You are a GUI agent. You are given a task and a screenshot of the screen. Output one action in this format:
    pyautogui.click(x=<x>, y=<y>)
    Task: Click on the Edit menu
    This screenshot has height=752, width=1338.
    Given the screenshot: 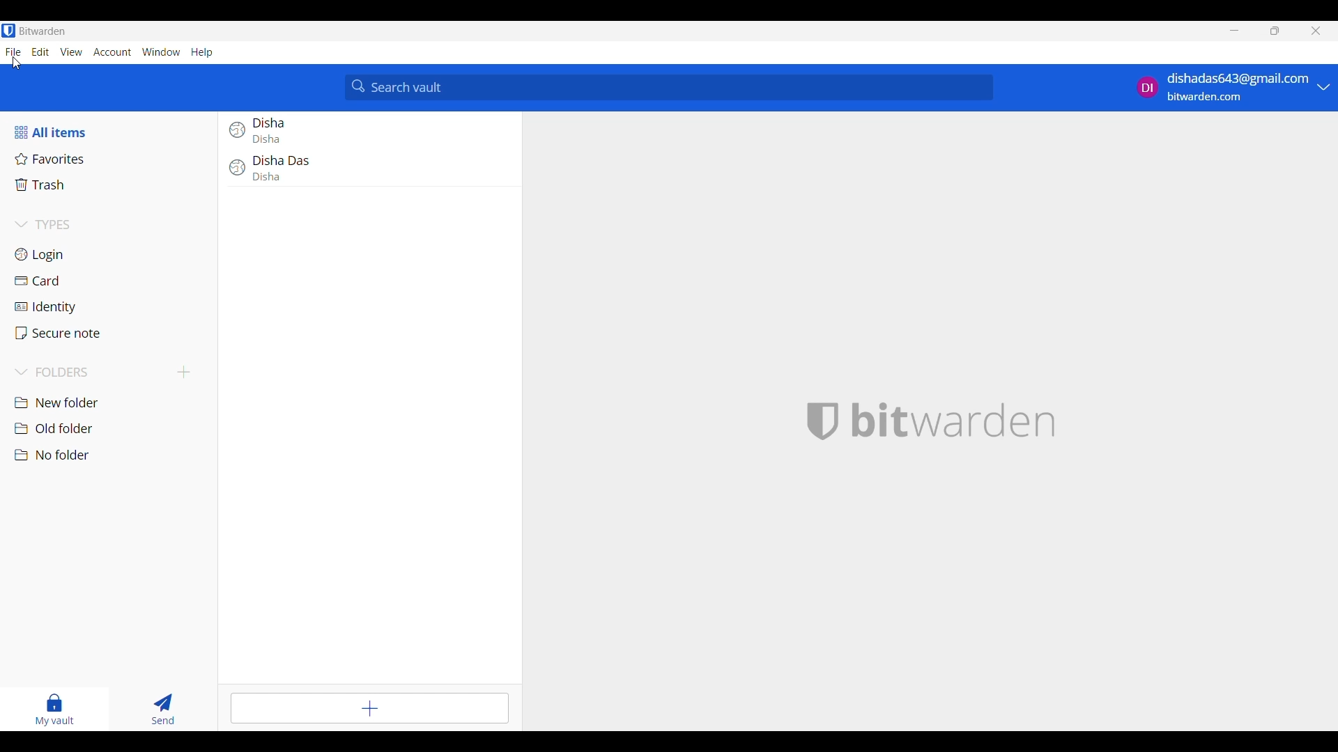 What is the action you would take?
    pyautogui.click(x=41, y=52)
    